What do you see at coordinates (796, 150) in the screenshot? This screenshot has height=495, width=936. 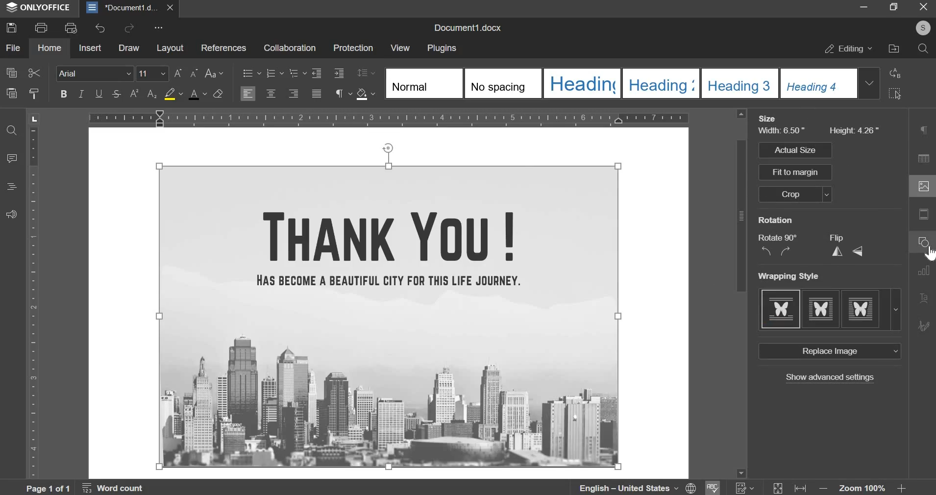 I see `Actual size` at bounding box center [796, 150].